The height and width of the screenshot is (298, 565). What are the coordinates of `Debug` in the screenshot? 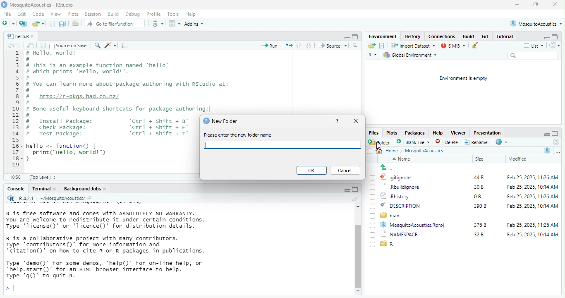 It's located at (133, 14).